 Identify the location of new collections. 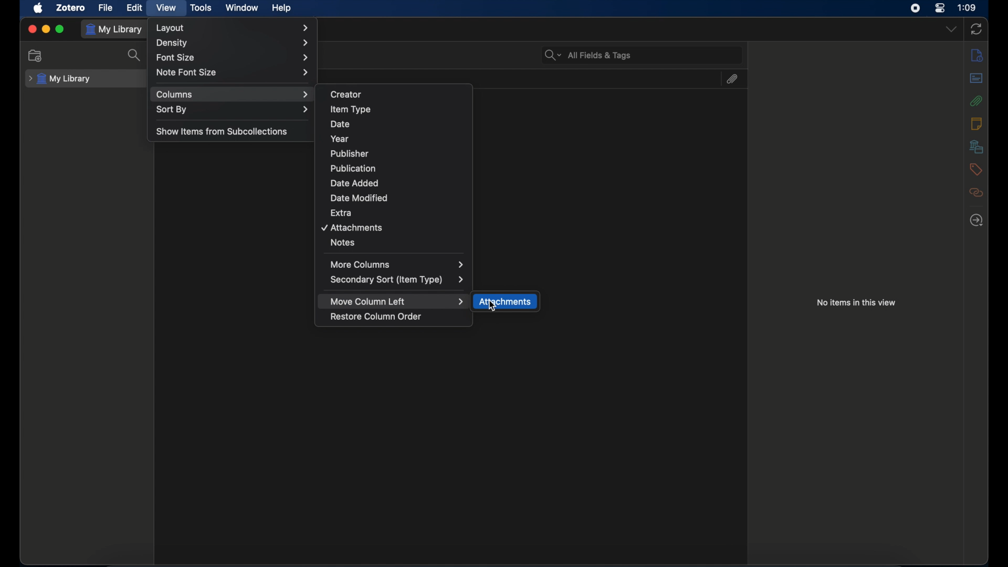
(37, 55).